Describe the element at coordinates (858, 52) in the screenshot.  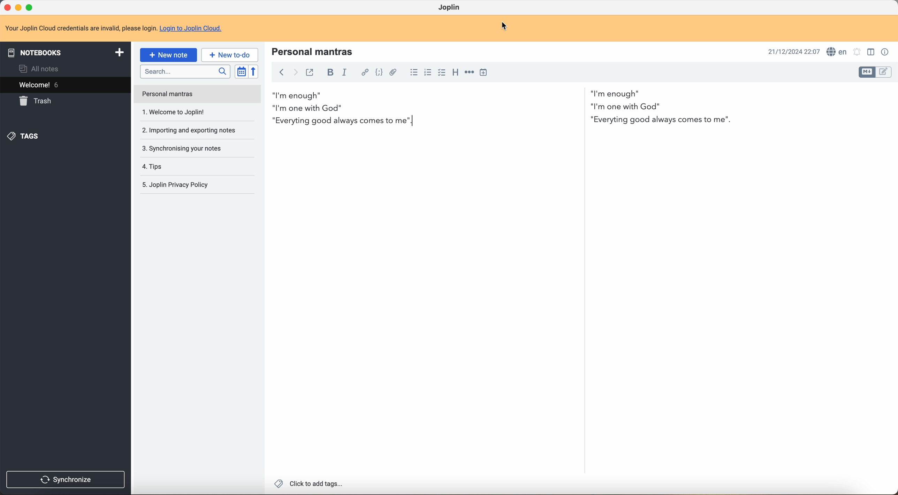
I see `set alarm` at that location.